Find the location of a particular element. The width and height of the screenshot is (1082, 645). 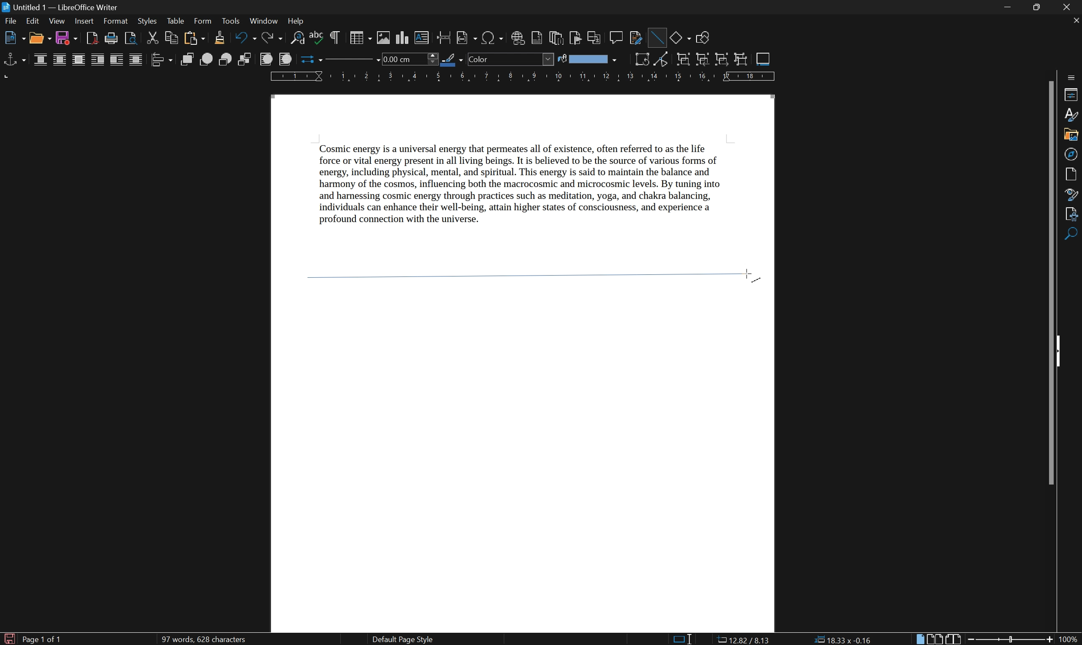

bring to front is located at coordinates (188, 60).